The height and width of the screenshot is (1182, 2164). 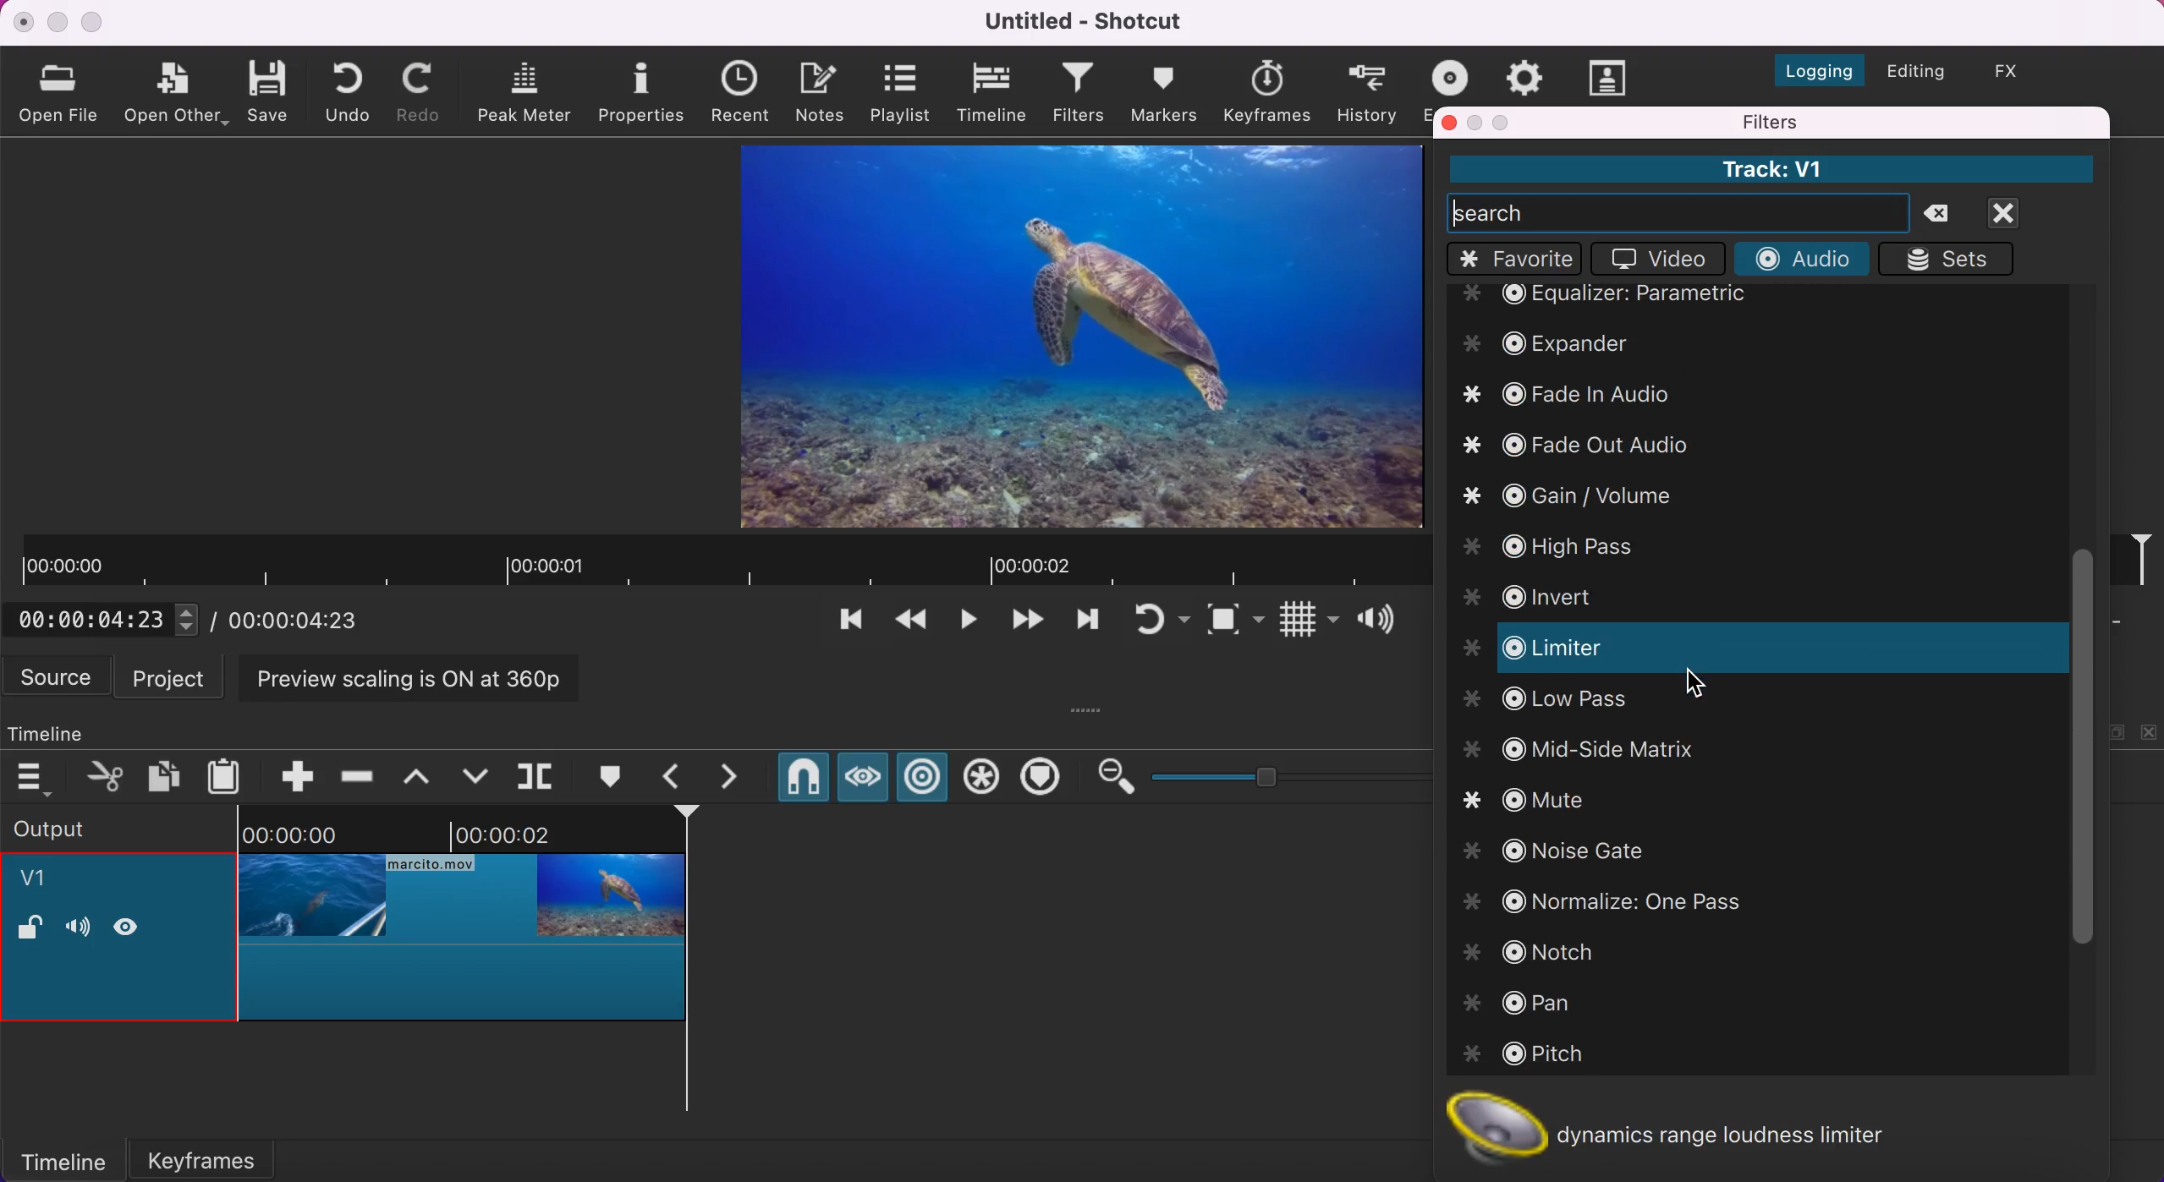 What do you see at coordinates (924, 779) in the screenshot?
I see `ripple` at bounding box center [924, 779].